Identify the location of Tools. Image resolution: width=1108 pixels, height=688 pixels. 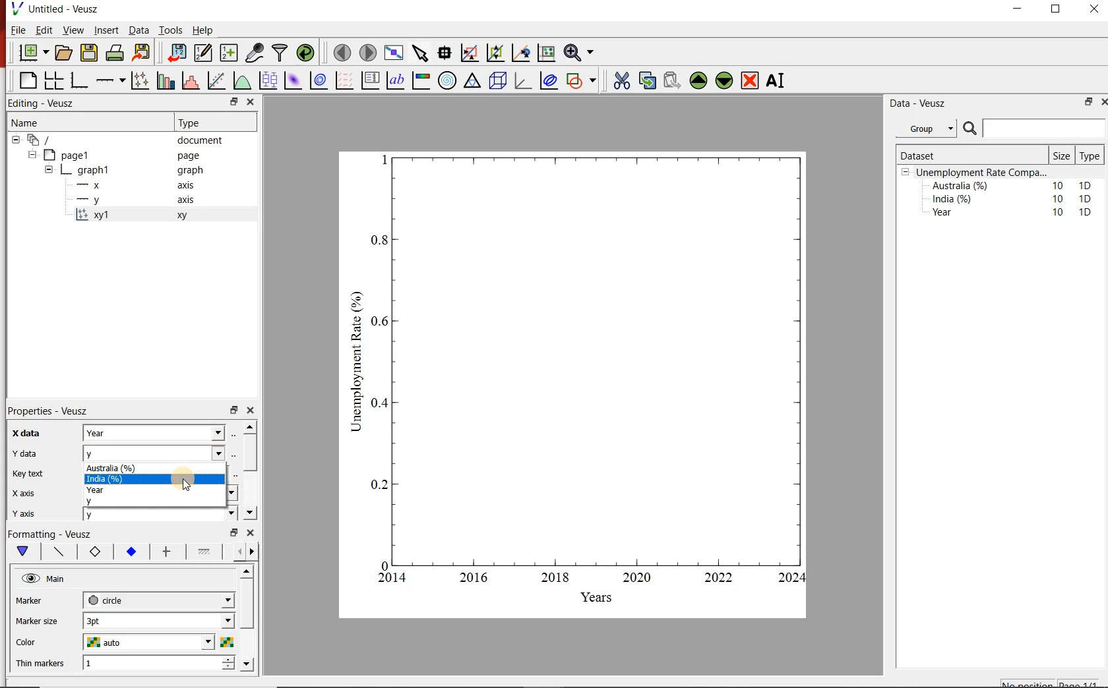
(171, 30).